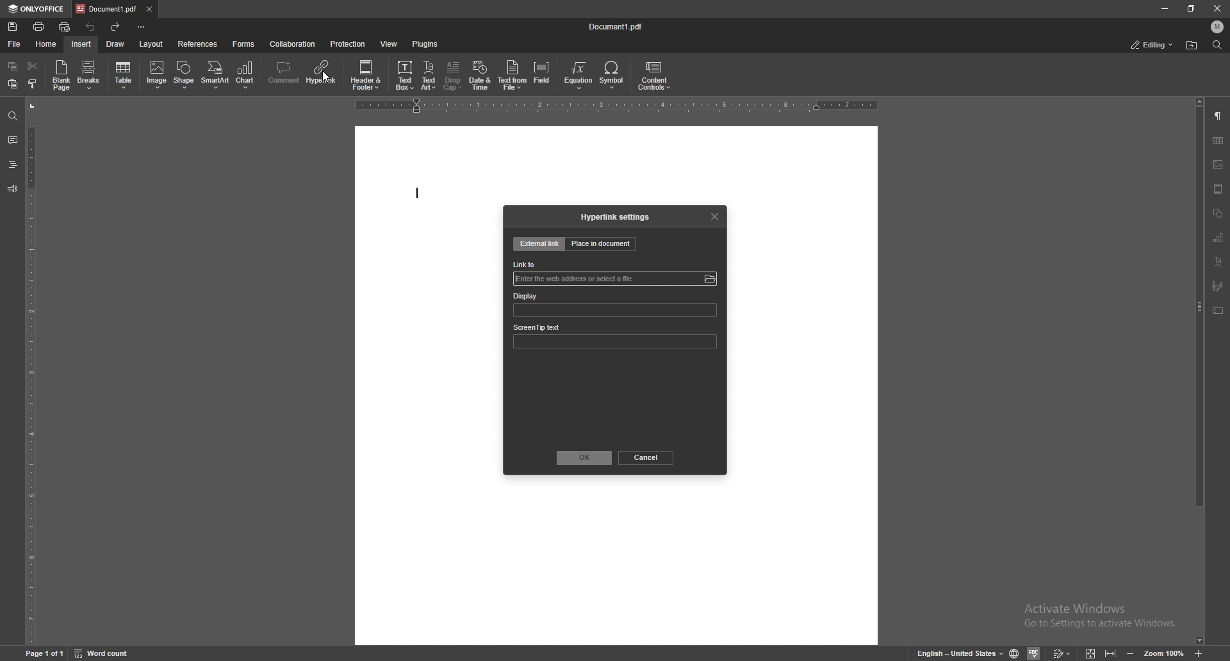  Describe the element at coordinates (142, 27) in the screenshot. I see `configure toolbar` at that location.